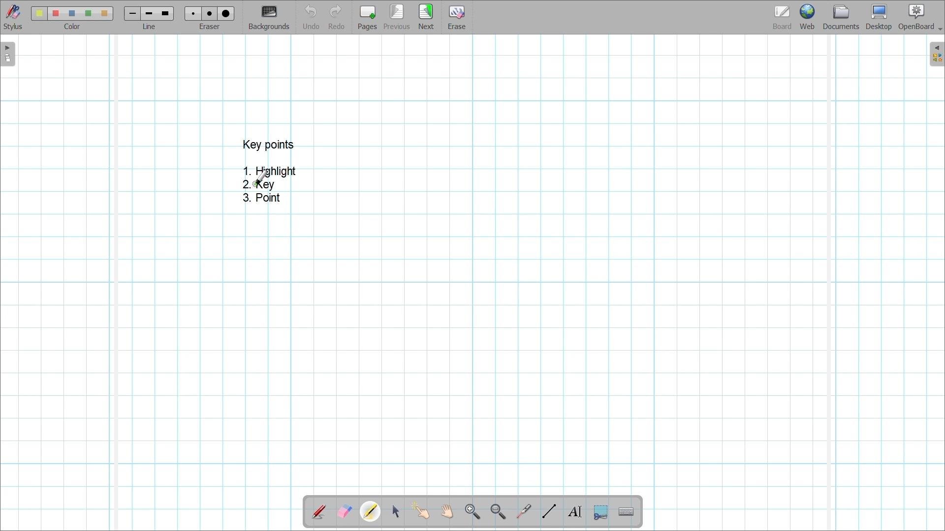 Image resolution: width=945 pixels, height=531 pixels. What do you see at coordinates (446, 511) in the screenshot?
I see `Scroll page` at bounding box center [446, 511].